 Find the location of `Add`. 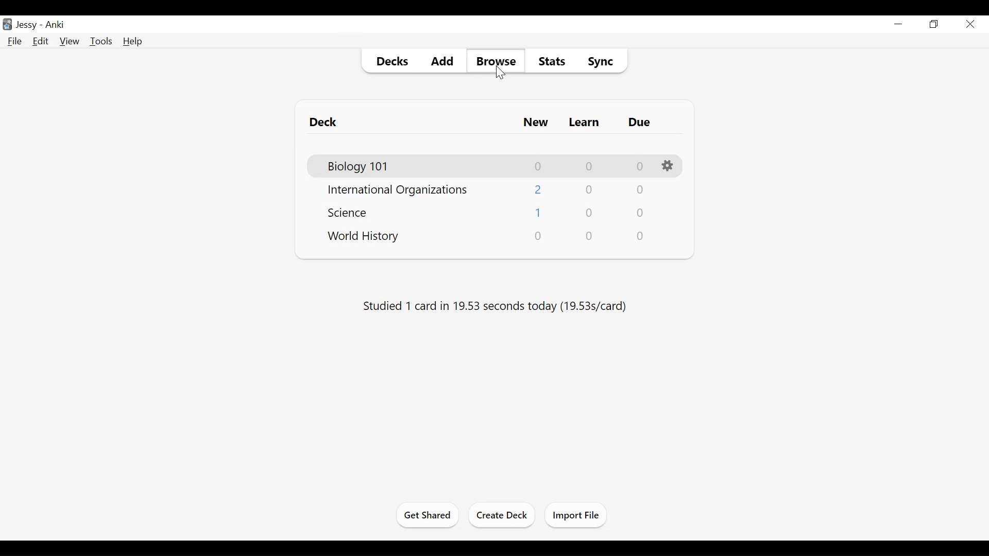

Add is located at coordinates (442, 60).